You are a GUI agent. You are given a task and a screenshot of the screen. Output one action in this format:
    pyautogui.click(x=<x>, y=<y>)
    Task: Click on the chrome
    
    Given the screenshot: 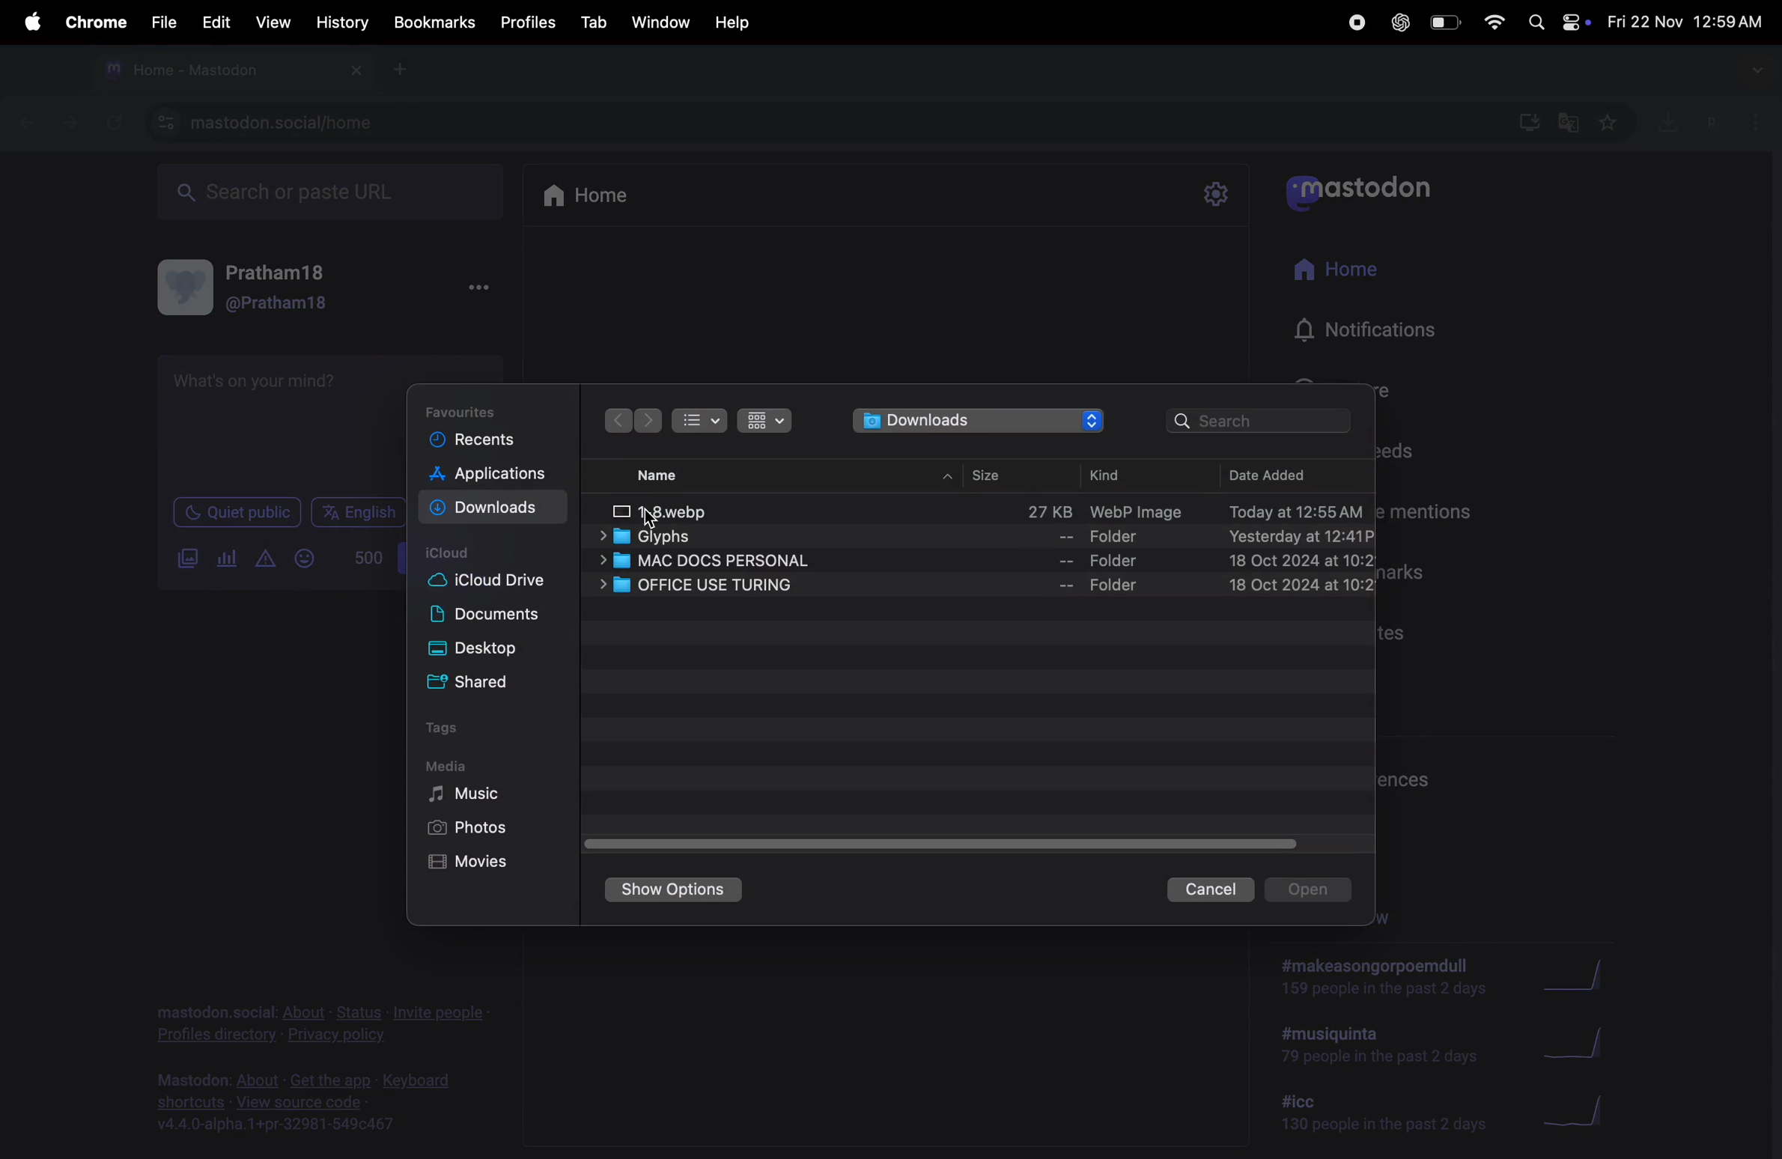 What is the action you would take?
    pyautogui.click(x=96, y=22)
    